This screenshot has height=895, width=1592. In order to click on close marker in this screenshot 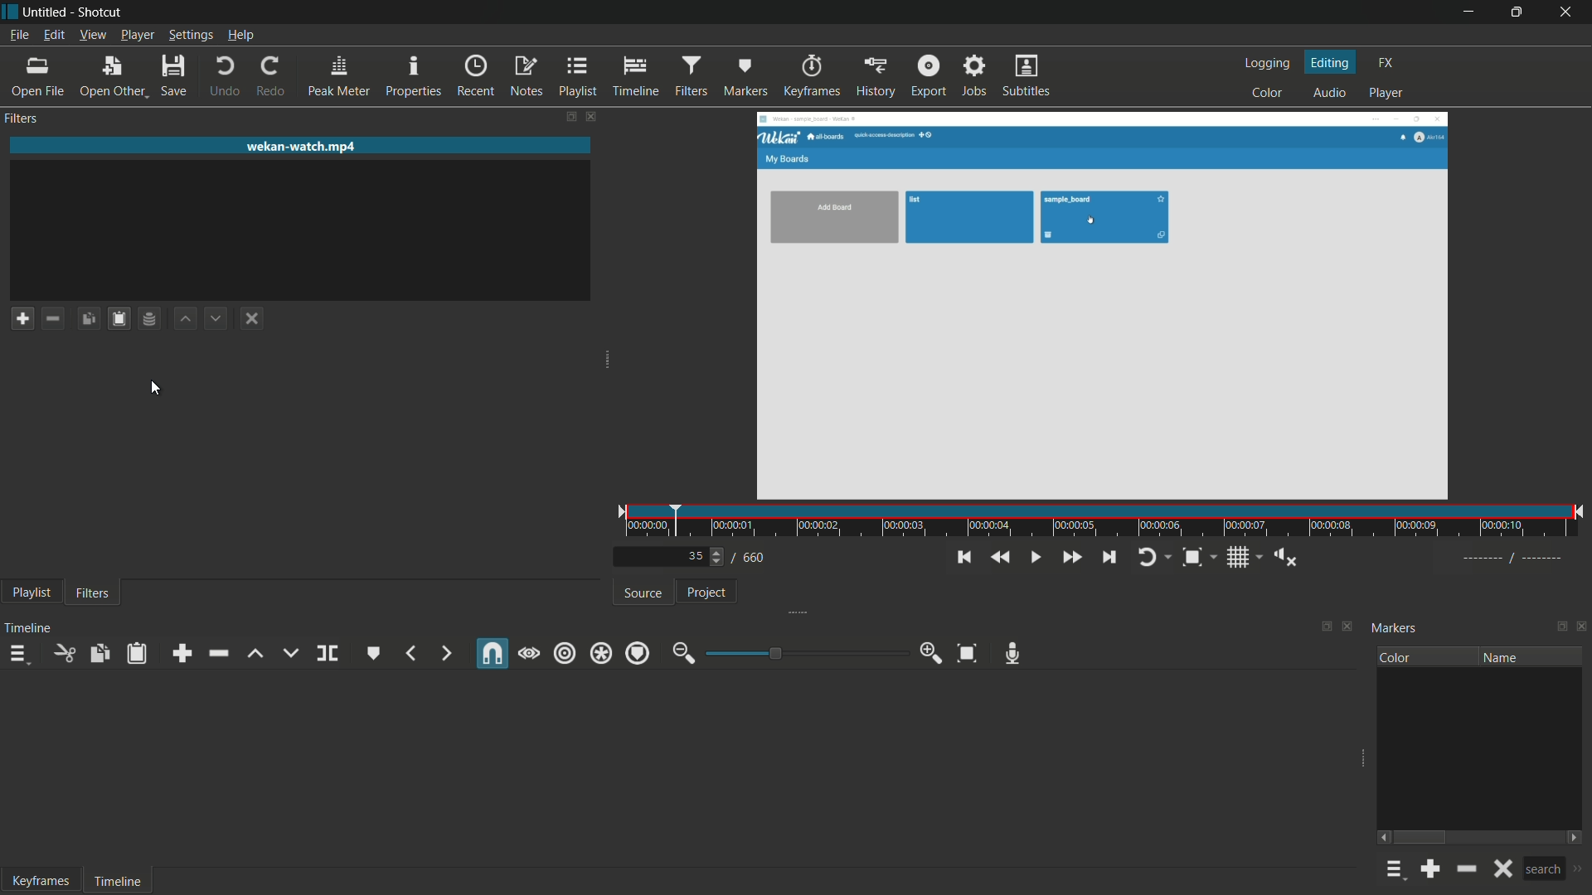, I will do `click(1582, 628)`.